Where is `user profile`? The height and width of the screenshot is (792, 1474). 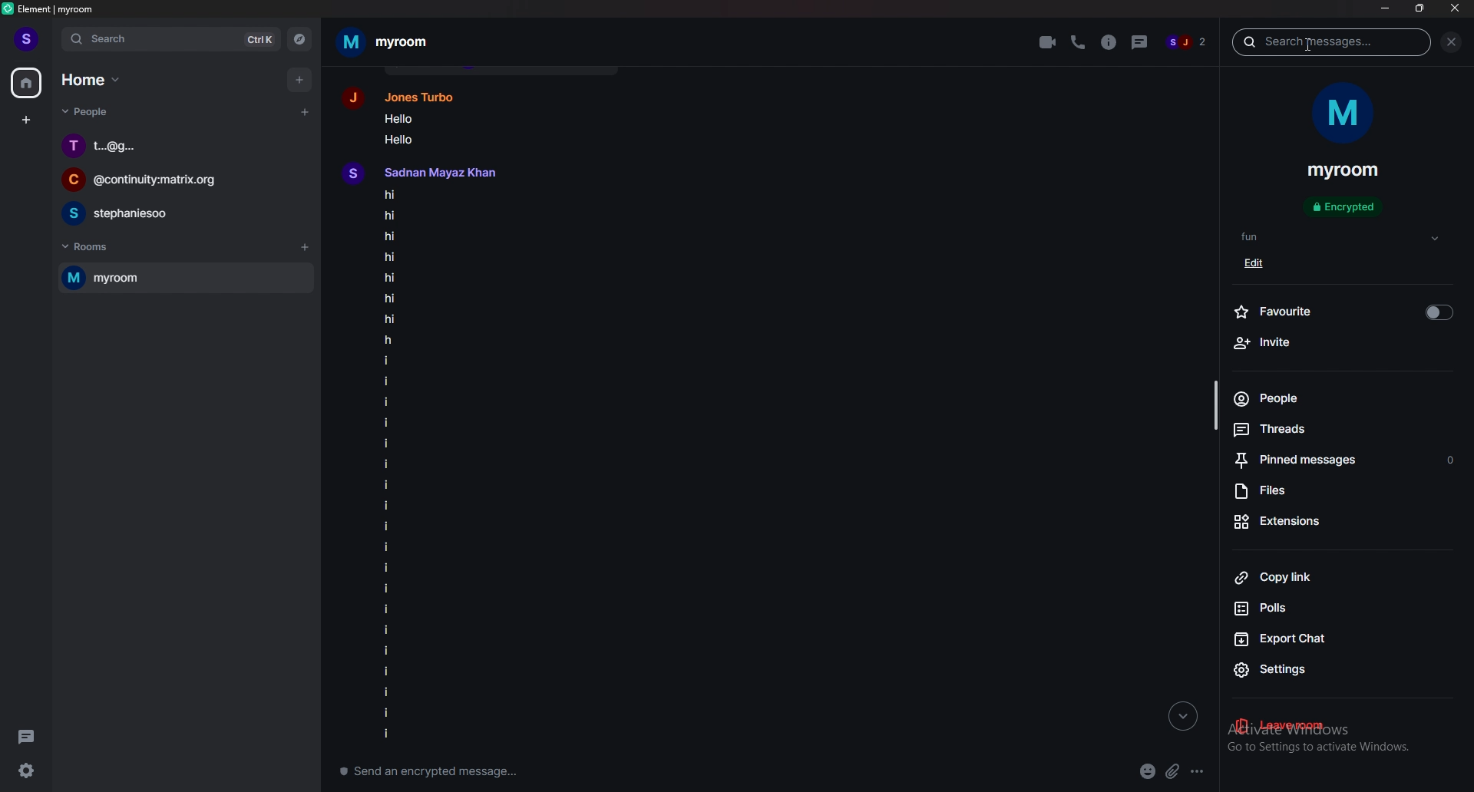 user profile is located at coordinates (411, 94).